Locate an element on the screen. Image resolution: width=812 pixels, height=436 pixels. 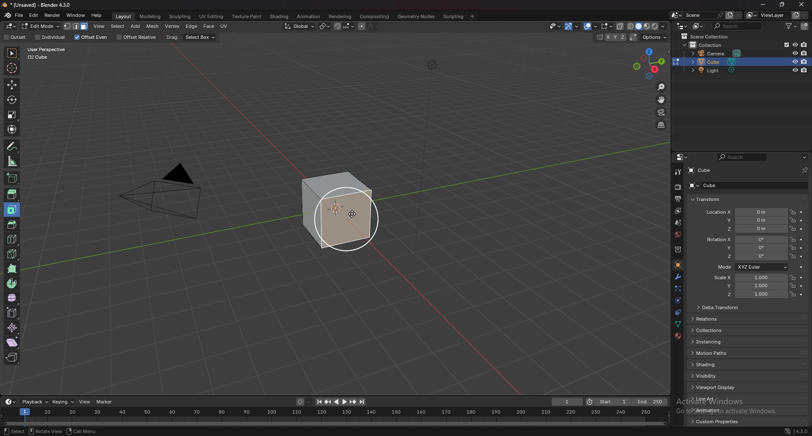
editor type is located at coordinates (682, 157).